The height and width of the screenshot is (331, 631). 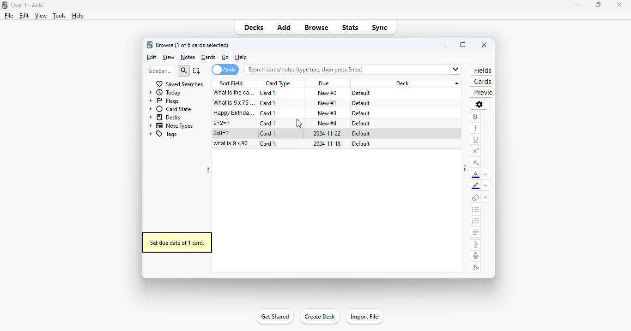 I want to click on deck, so click(x=407, y=83).